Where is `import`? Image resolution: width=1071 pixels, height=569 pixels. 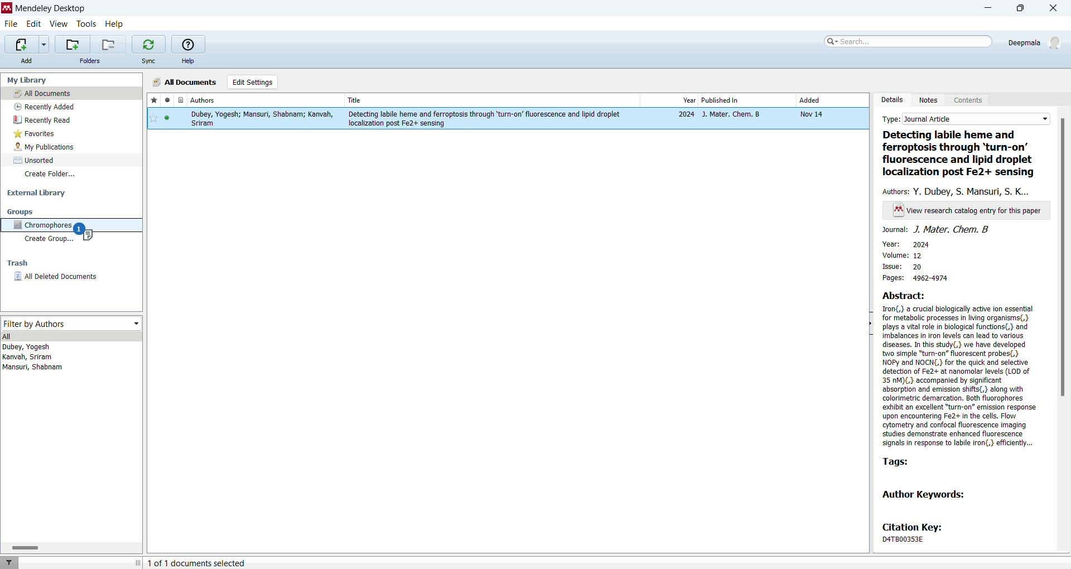
import is located at coordinates (27, 45).